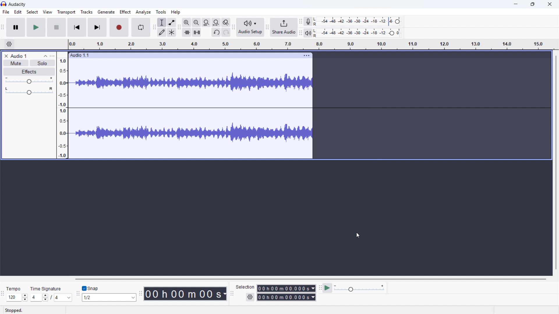 This screenshot has width=559, height=314. I want to click on Audio setup toolbar , so click(233, 28).